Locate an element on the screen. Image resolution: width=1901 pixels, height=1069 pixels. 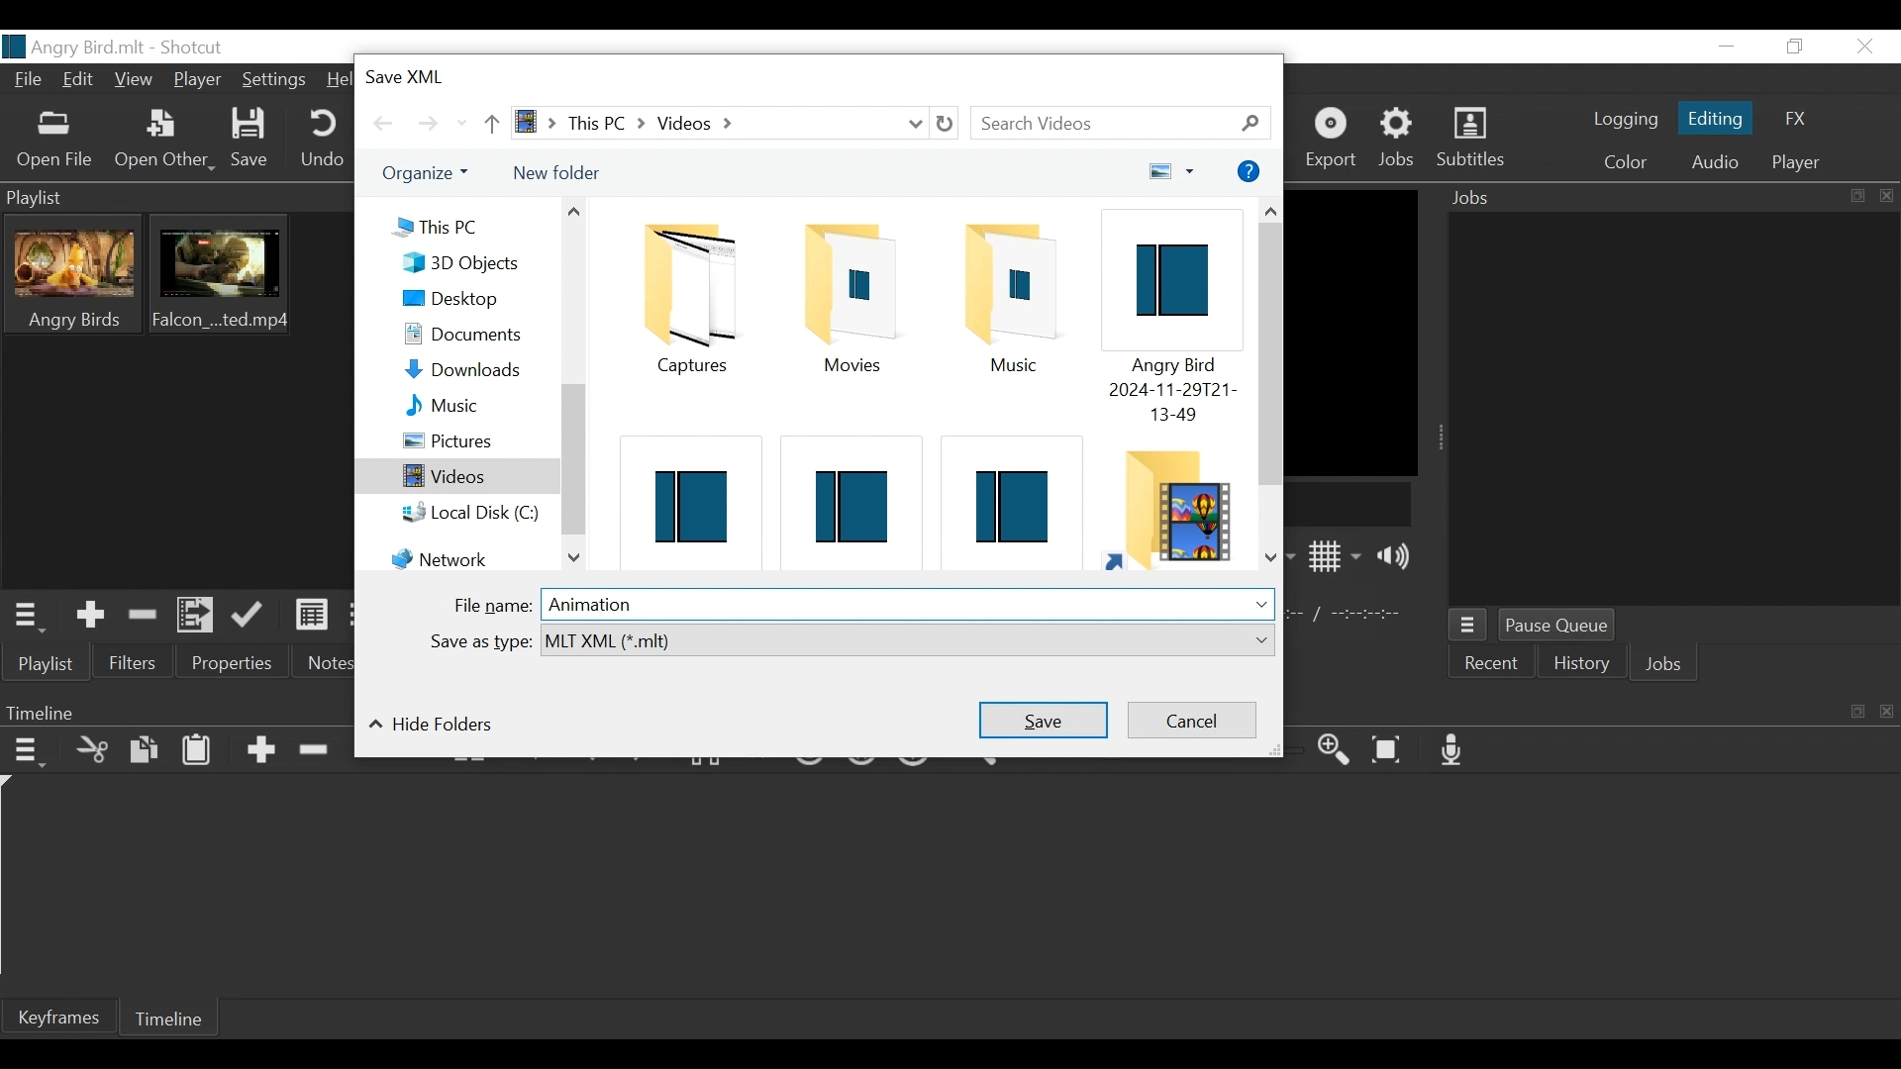
Zoom timeline in is located at coordinates (1338, 751).